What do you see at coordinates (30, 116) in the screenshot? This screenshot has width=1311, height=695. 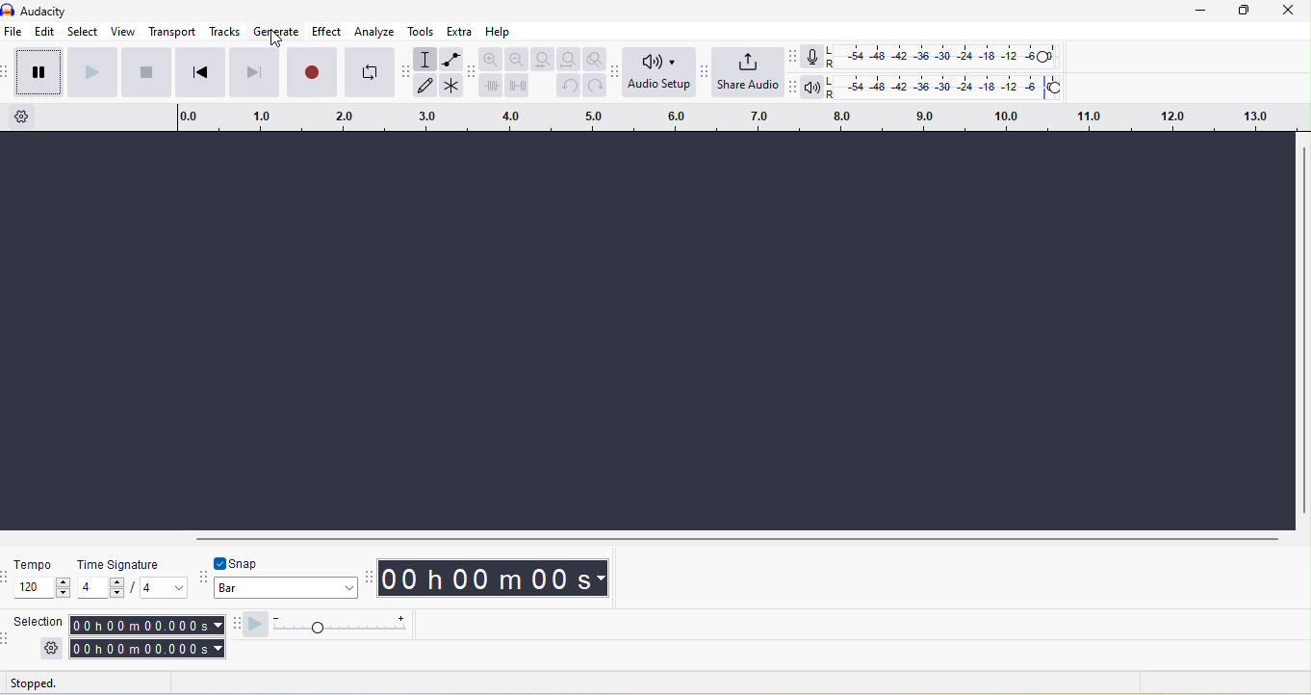 I see `timeline option` at bounding box center [30, 116].